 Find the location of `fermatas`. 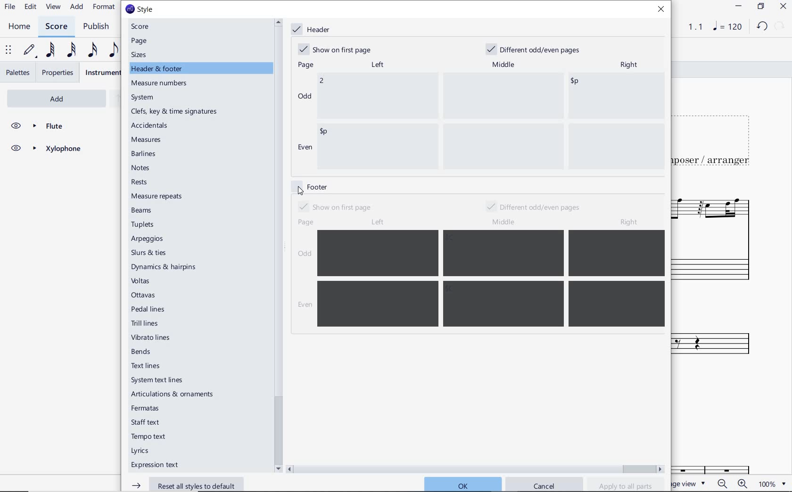

fermatas is located at coordinates (144, 409).